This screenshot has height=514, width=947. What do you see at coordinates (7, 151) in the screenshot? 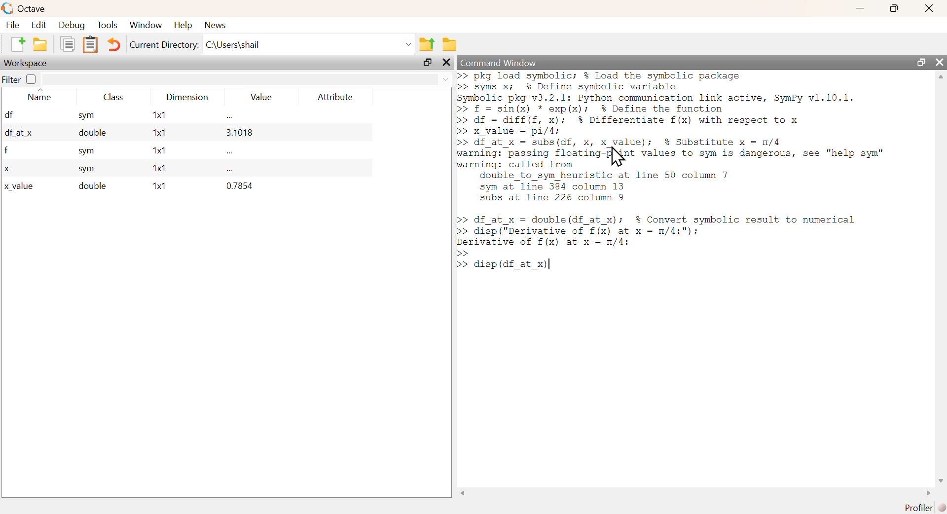
I see `f` at bounding box center [7, 151].